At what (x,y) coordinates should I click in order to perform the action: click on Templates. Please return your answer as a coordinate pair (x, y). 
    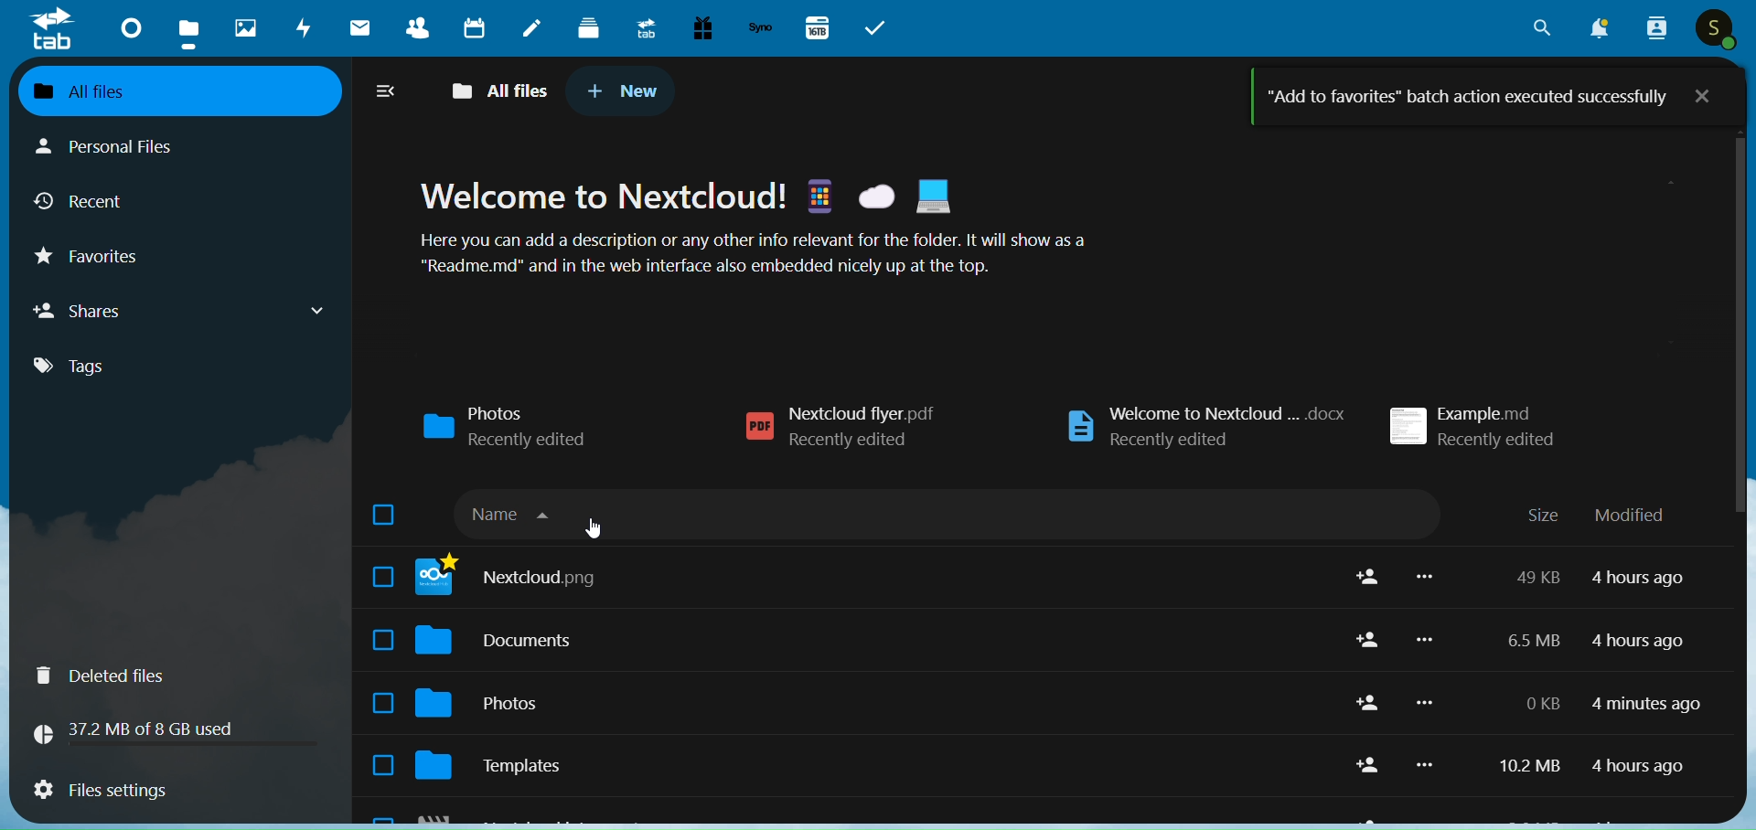
    Looking at the image, I should click on (870, 765).